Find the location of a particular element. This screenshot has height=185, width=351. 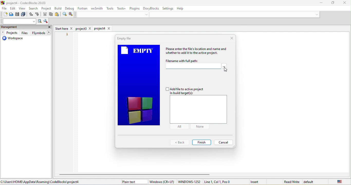

close is located at coordinates (49, 28).